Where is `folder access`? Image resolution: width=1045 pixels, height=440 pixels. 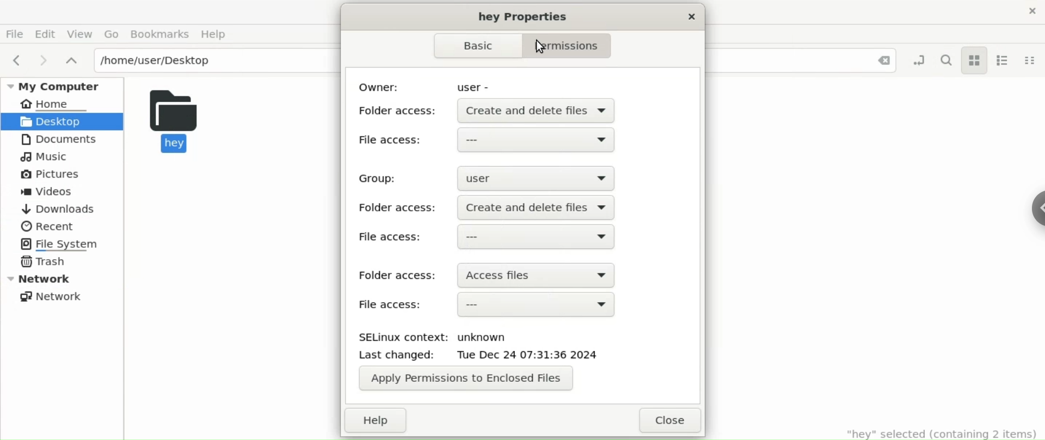 folder access is located at coordinates (398, 273).